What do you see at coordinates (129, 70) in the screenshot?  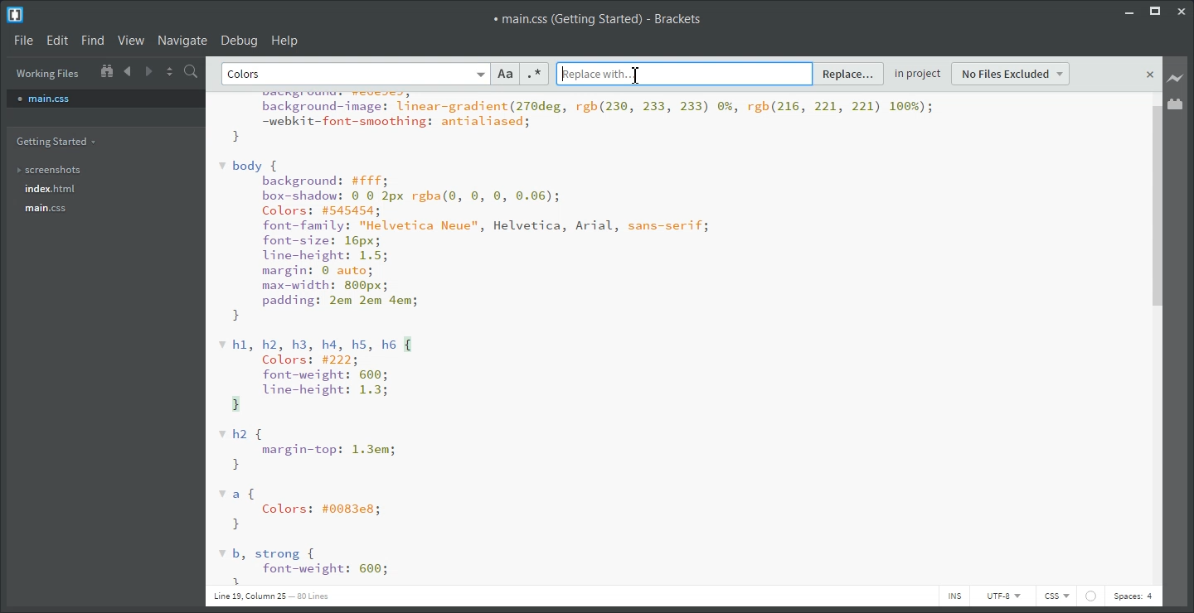 I see `Navigate Backward` at bounding box center [129, 70].